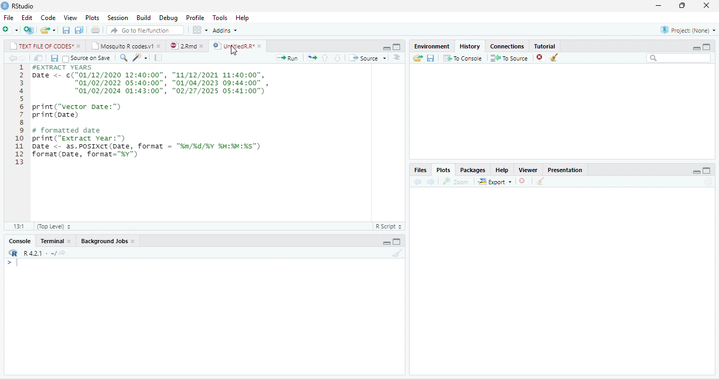 Image resolution: width=719 pixels, height=380 pixels. What do you see at coordinates (169, 18) in the screenshot?
I see `Debug` at bounding box center [169, 18].